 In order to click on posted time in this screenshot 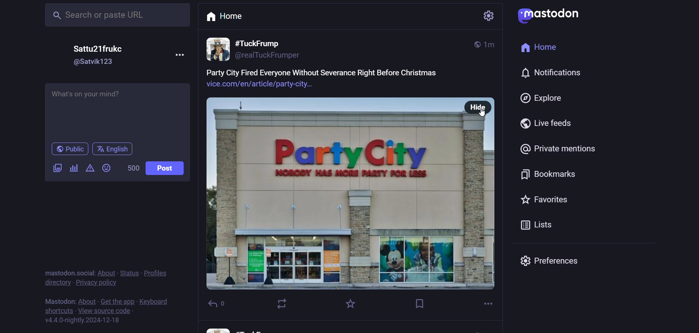, I will do `click(491, 44)`.